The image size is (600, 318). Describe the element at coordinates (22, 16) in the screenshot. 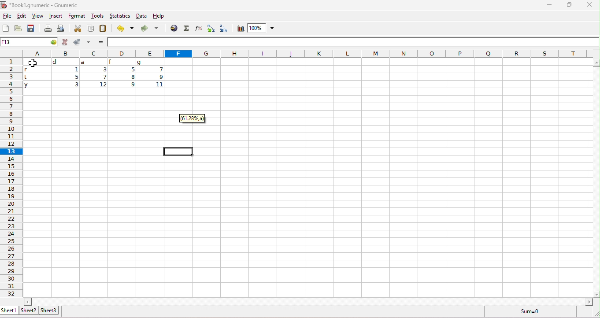

I see `edit` at that location.